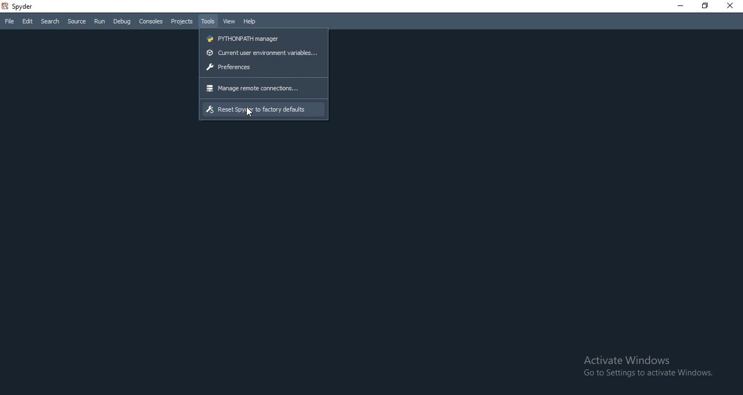 This screenshot has height=395, width=743. I want to click on current user environment variables, so click(263, 53).